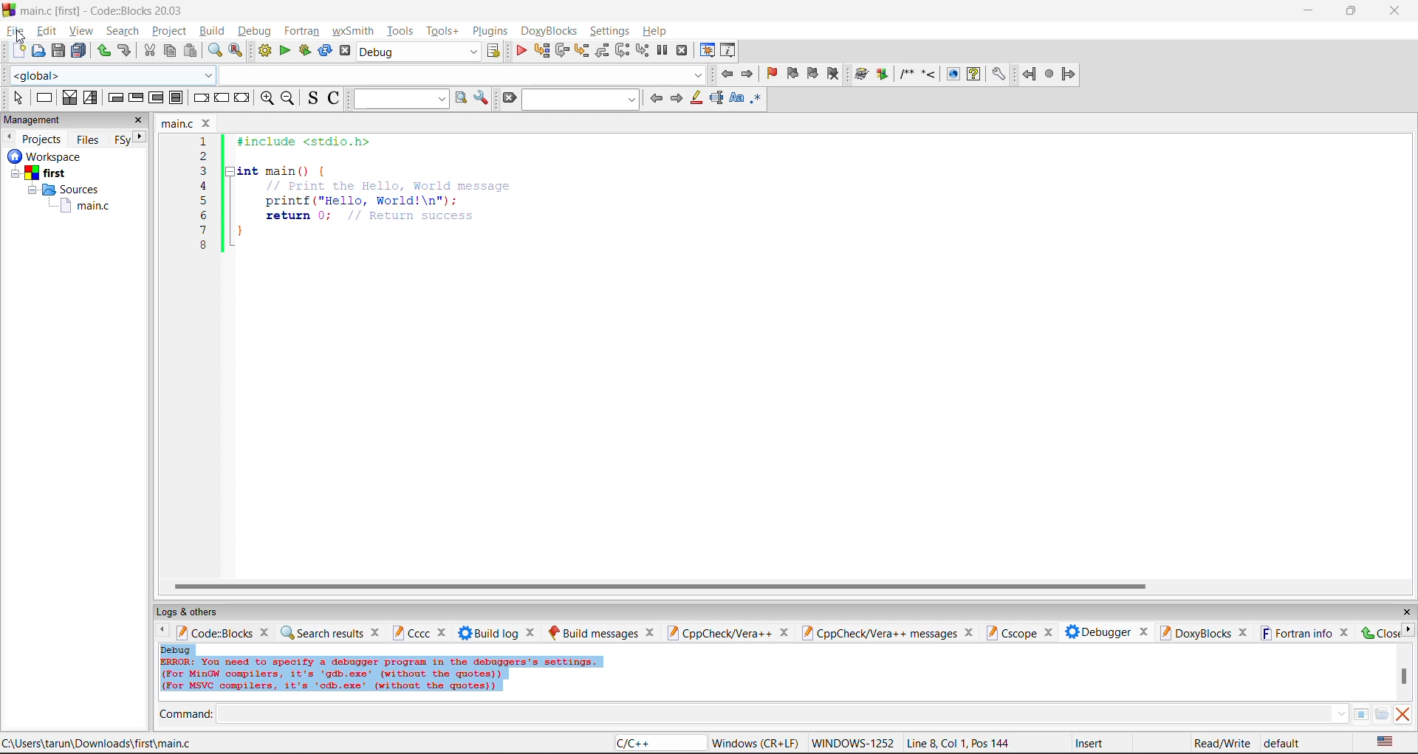  Describe the element at coordinates (862, 75) in the screenshot. I see `build` at that location.